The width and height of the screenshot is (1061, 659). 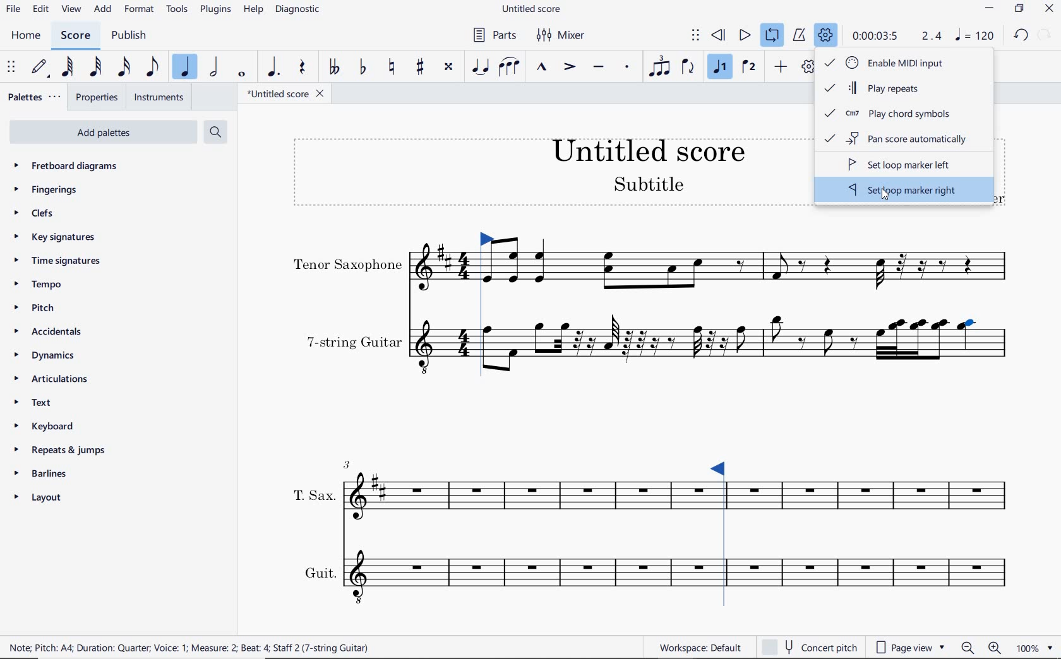 What do you see at coordinates (975, 36) in the screenshot?
I see `NOTE` at bounding box center [975, 36].